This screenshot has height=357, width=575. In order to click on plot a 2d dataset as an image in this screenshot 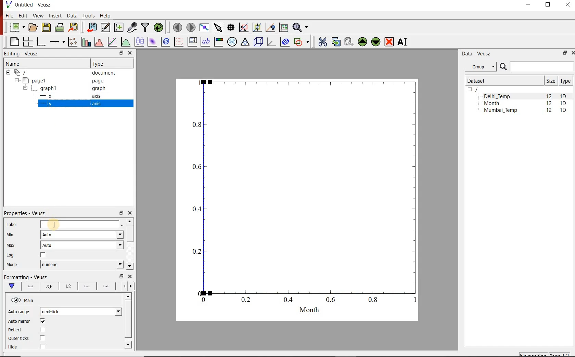, I will do `click(153, 42)`.